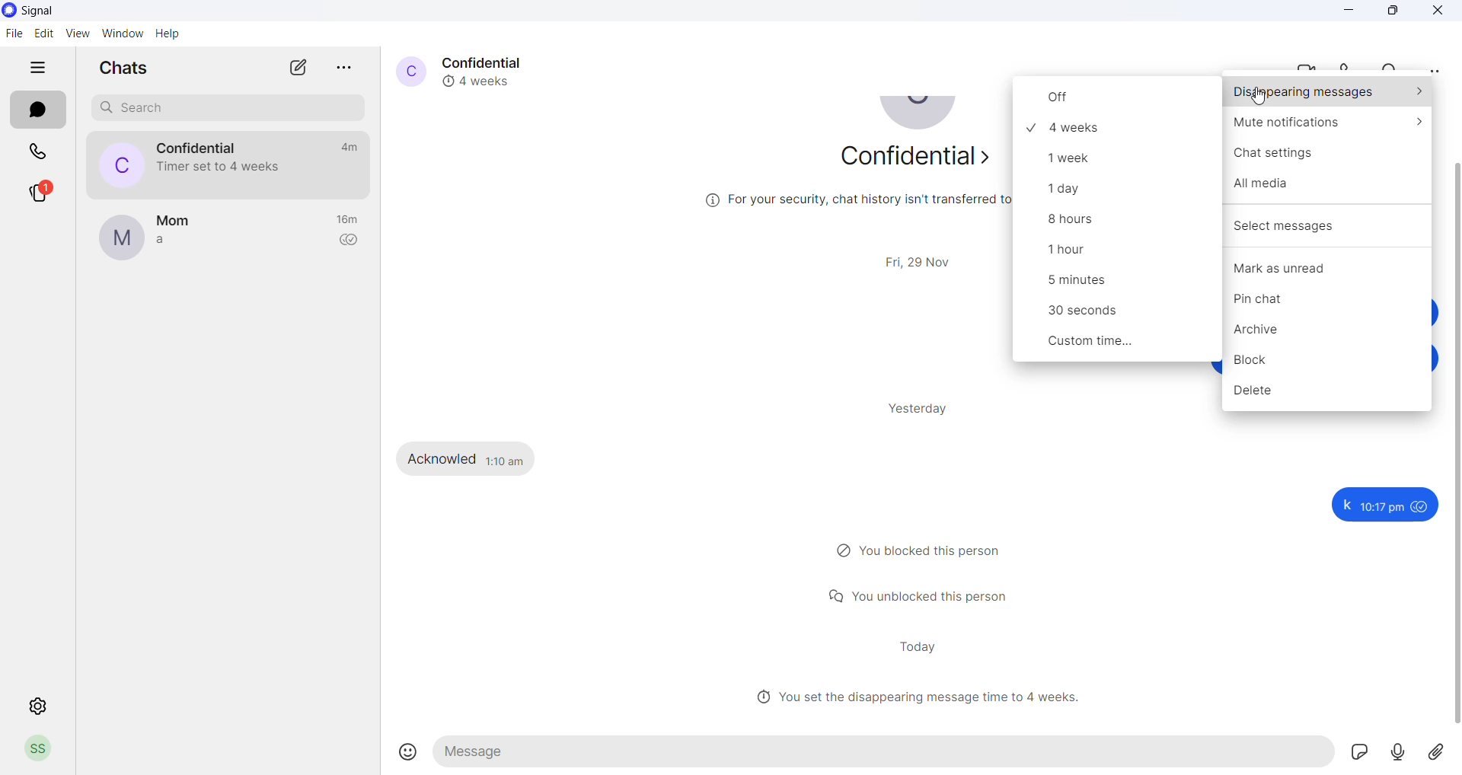  Describe the element at coordinates (1323, 302) in the screenshot. I see `pin chat` at that location.